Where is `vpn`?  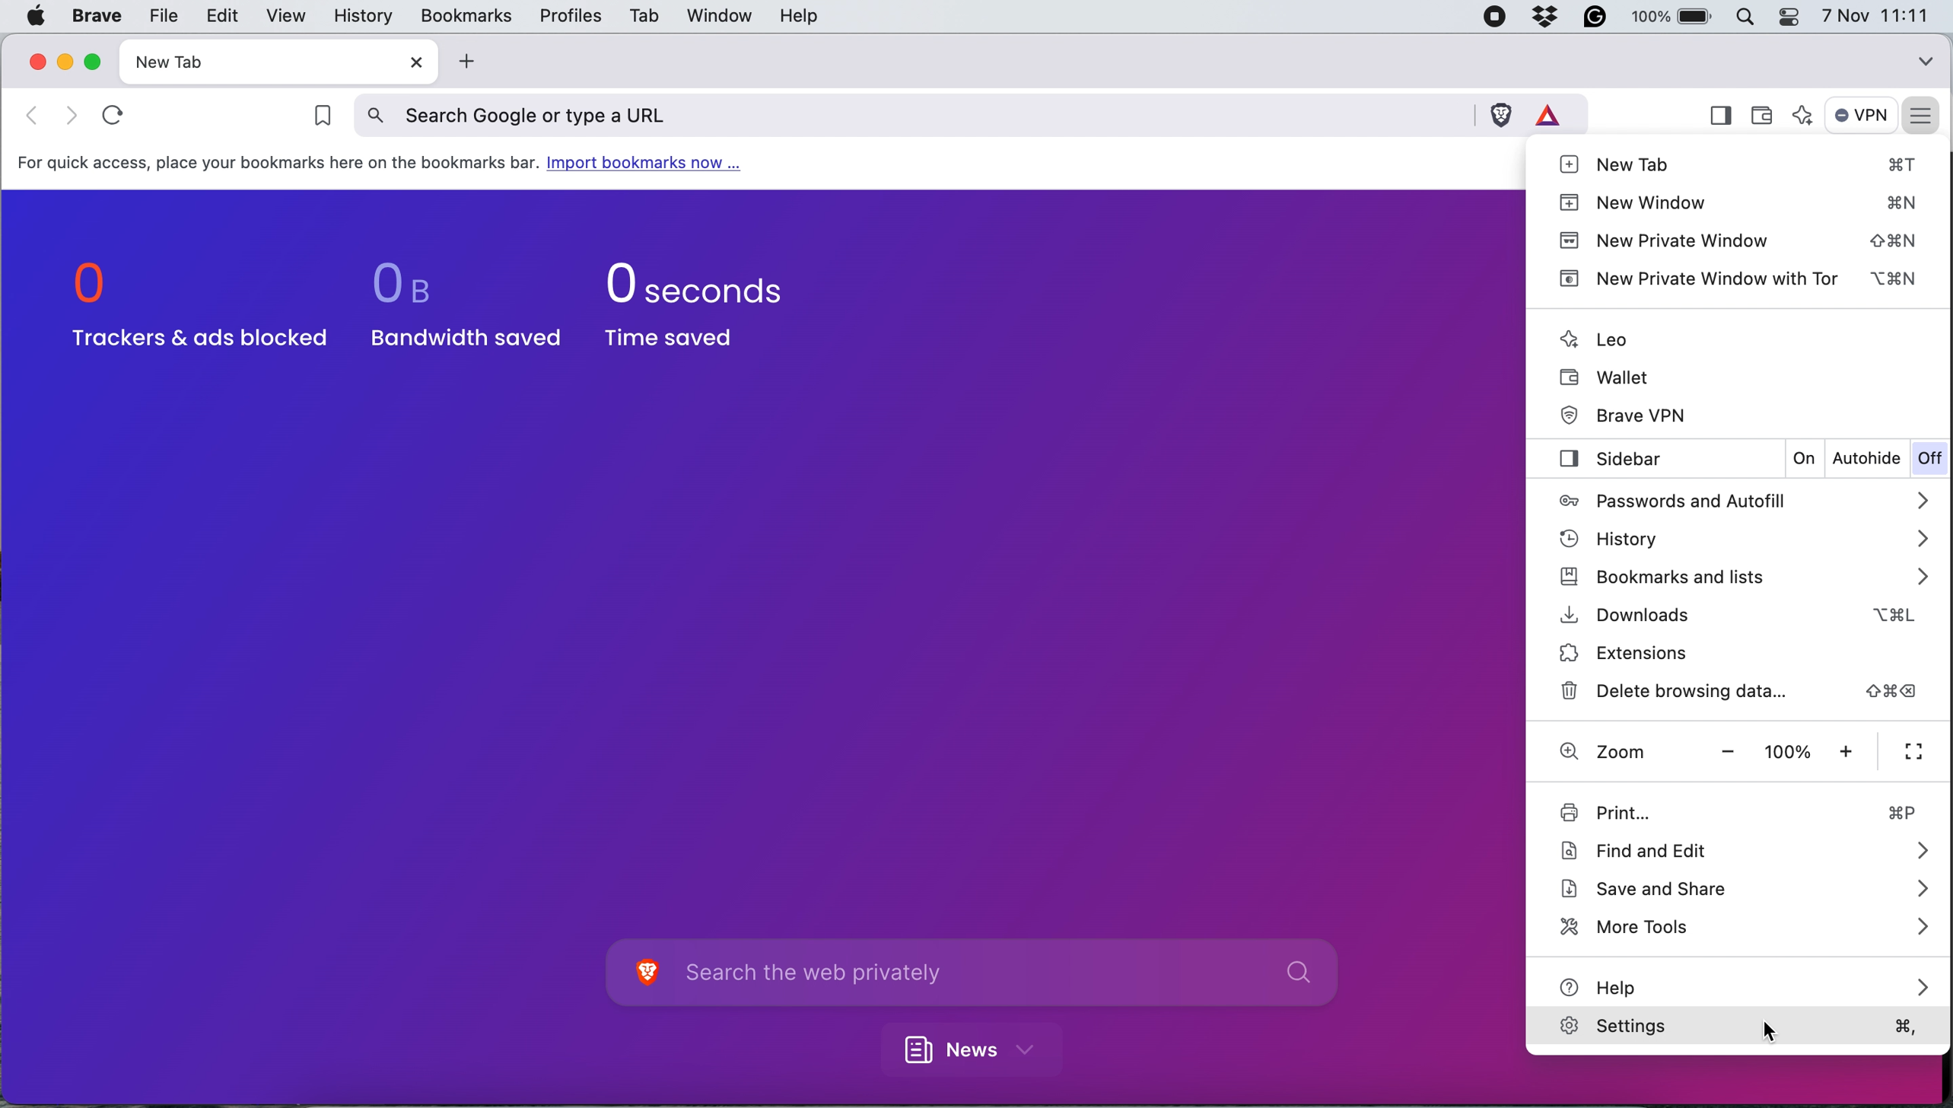 vpn is located at coordinates (1862, 115).